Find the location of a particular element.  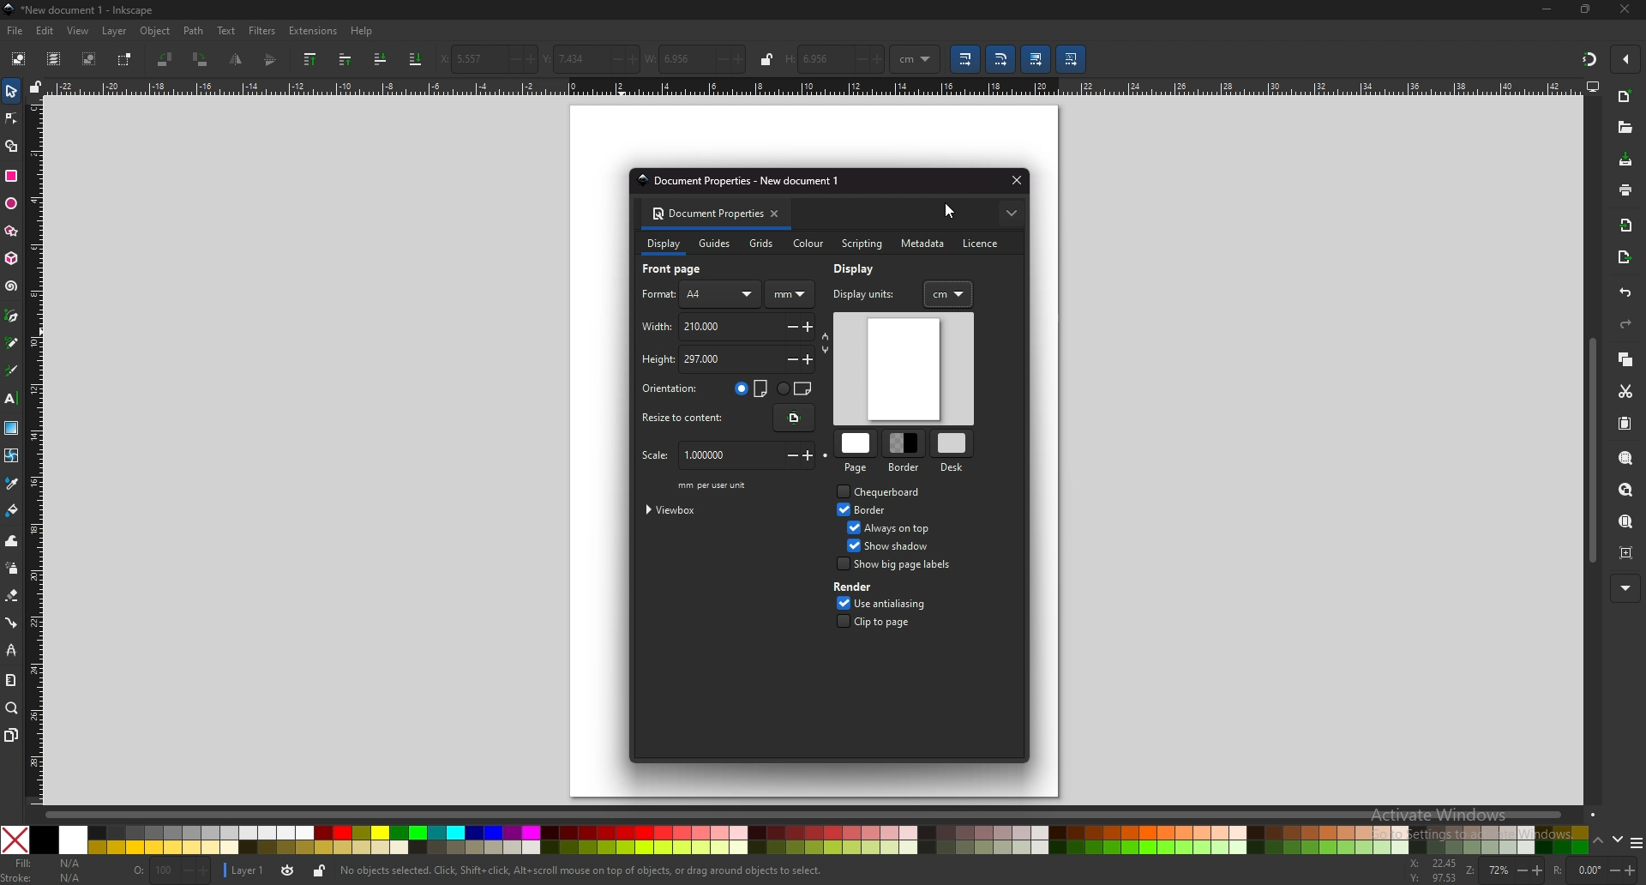

grids is located at coordinates (762, 243).